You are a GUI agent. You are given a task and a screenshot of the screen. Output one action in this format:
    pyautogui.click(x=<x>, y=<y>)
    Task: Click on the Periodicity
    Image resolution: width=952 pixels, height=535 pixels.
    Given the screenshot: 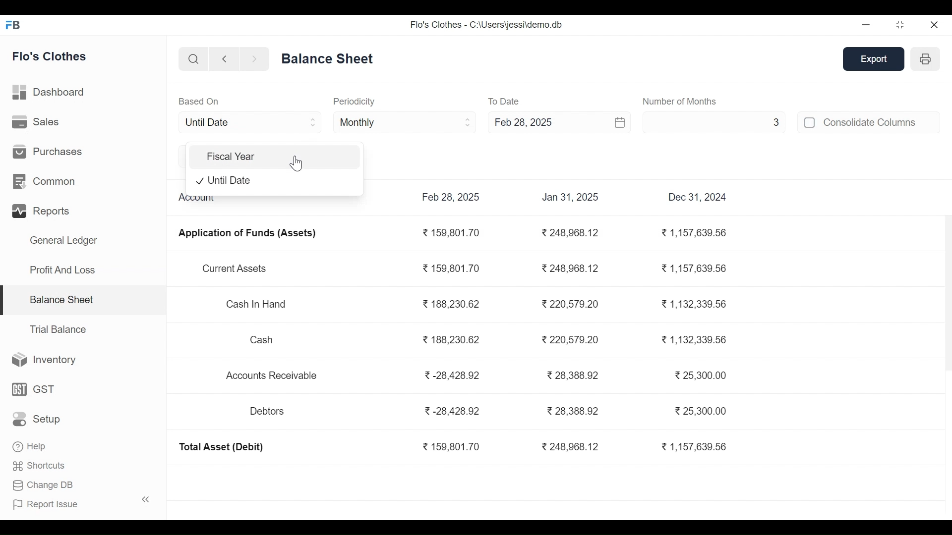 What is the action you would take?
    pyautogui.click(x=354, y=101)
    